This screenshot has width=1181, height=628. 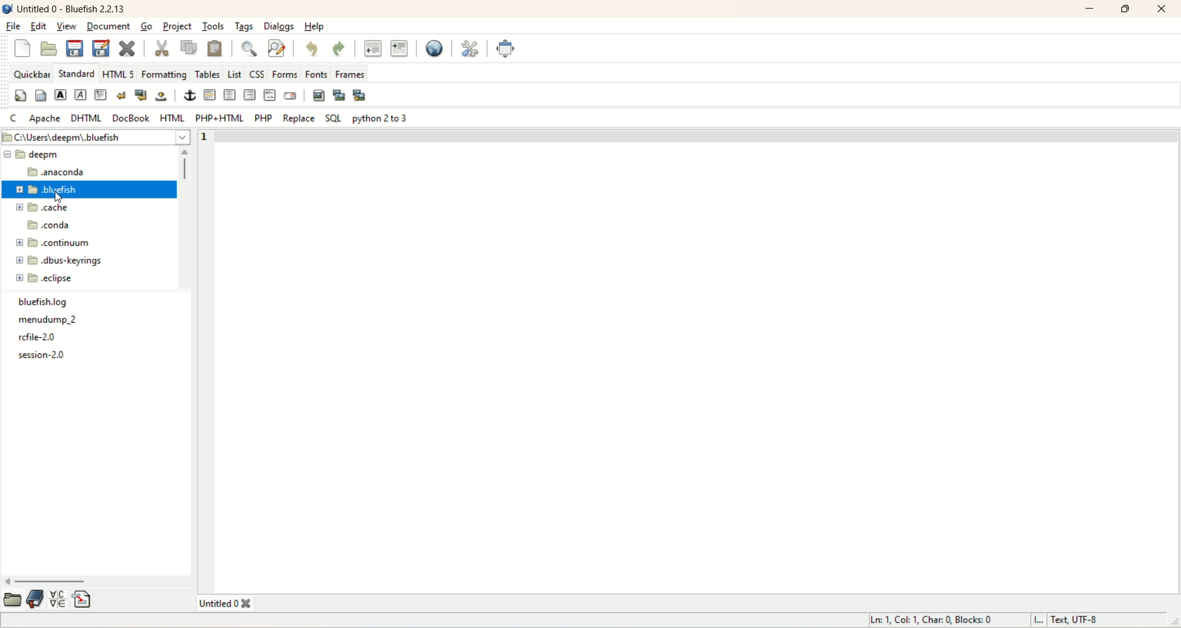 I want to click on vertical scroll bar, so click(x=183, y=216).